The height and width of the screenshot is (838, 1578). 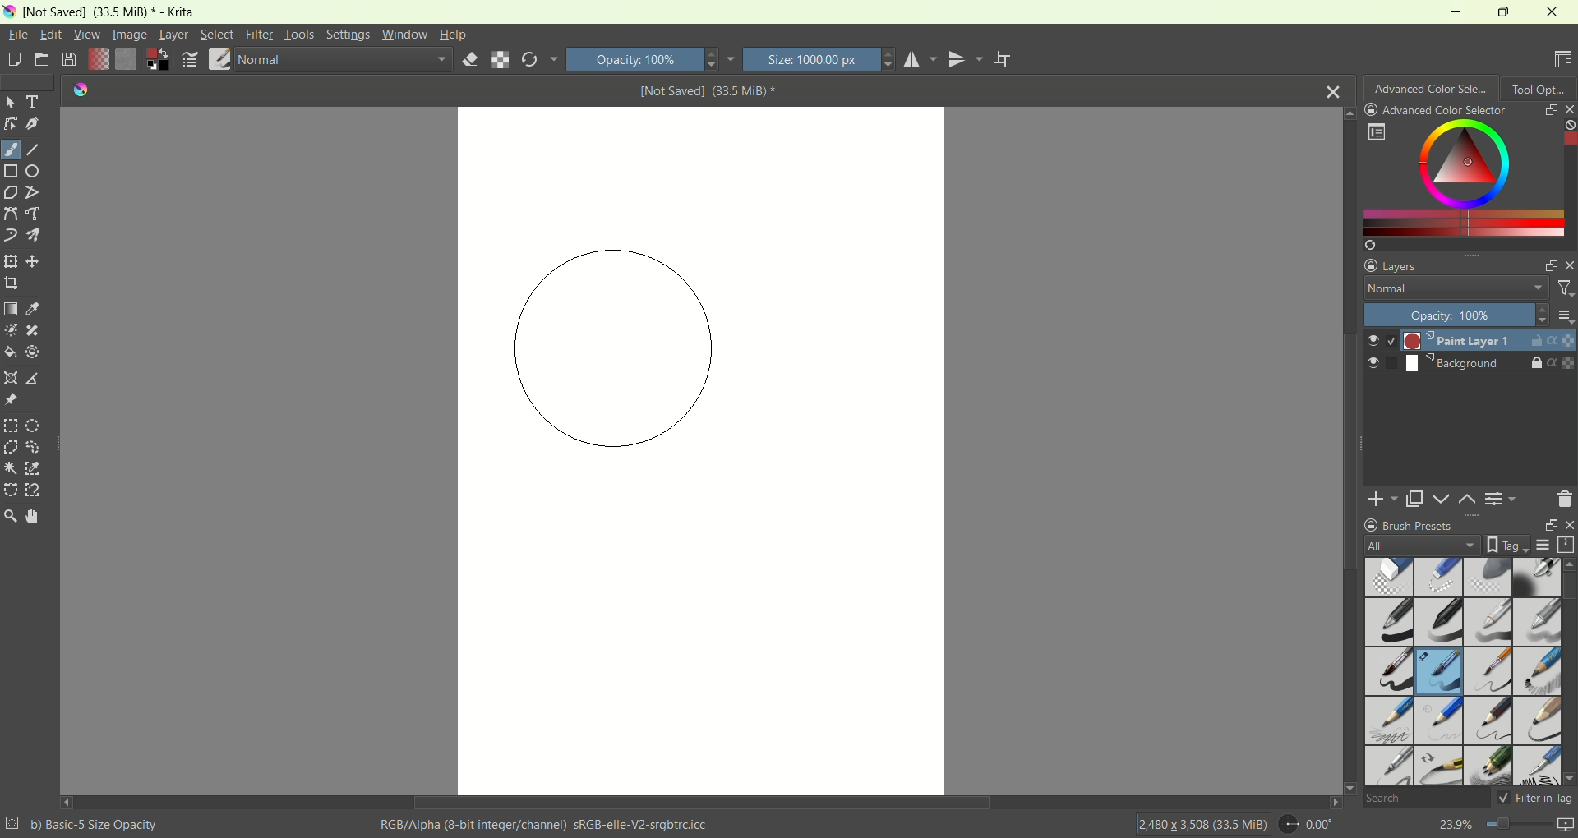 What do you see at coordinates (1334, 90) in the screenshot?
I see `close` at bounding box center [1334, 90].